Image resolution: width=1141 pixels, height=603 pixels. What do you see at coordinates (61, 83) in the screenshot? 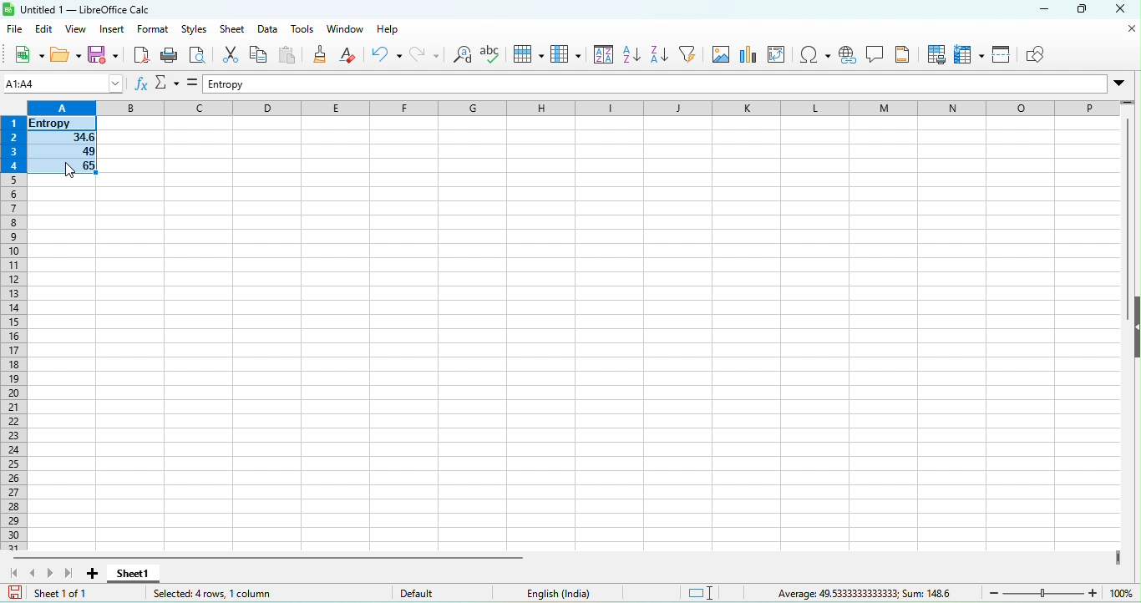
I see `name box (c8)` at bounding box center [61, 83].